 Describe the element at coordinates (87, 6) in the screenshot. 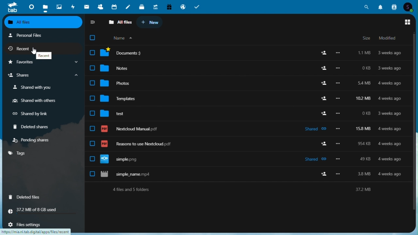

I see `mail` at that location.